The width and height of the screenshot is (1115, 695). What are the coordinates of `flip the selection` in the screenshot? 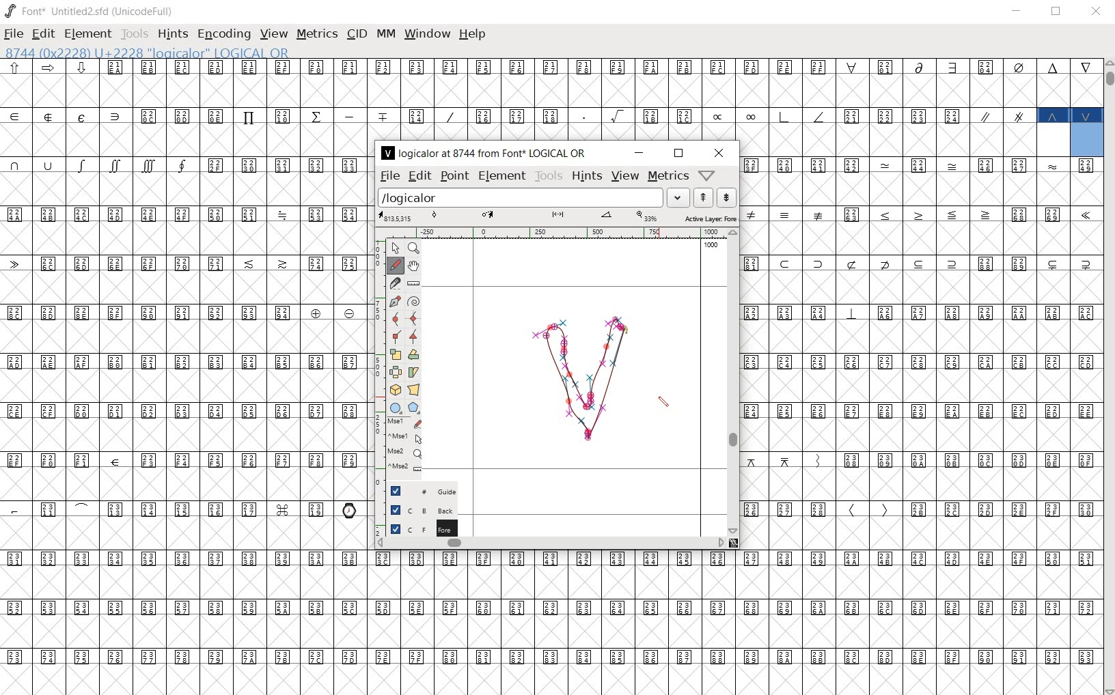 It's located at (415, 354).